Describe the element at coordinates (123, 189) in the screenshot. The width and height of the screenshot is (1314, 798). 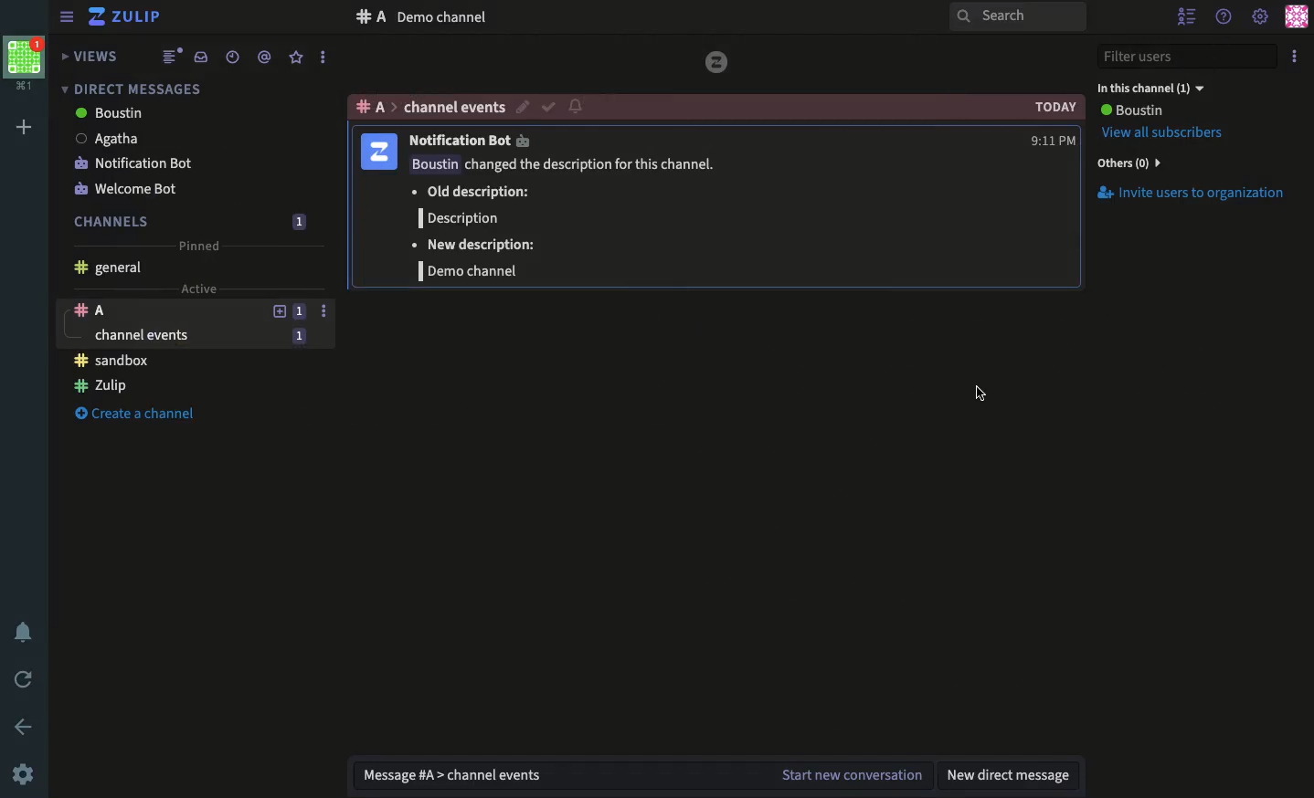
I see `Welcome bot` at that location.